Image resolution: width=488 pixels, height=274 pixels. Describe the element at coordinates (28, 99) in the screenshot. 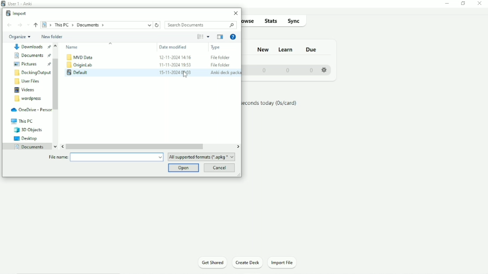

I see `Wordpress` at that location.